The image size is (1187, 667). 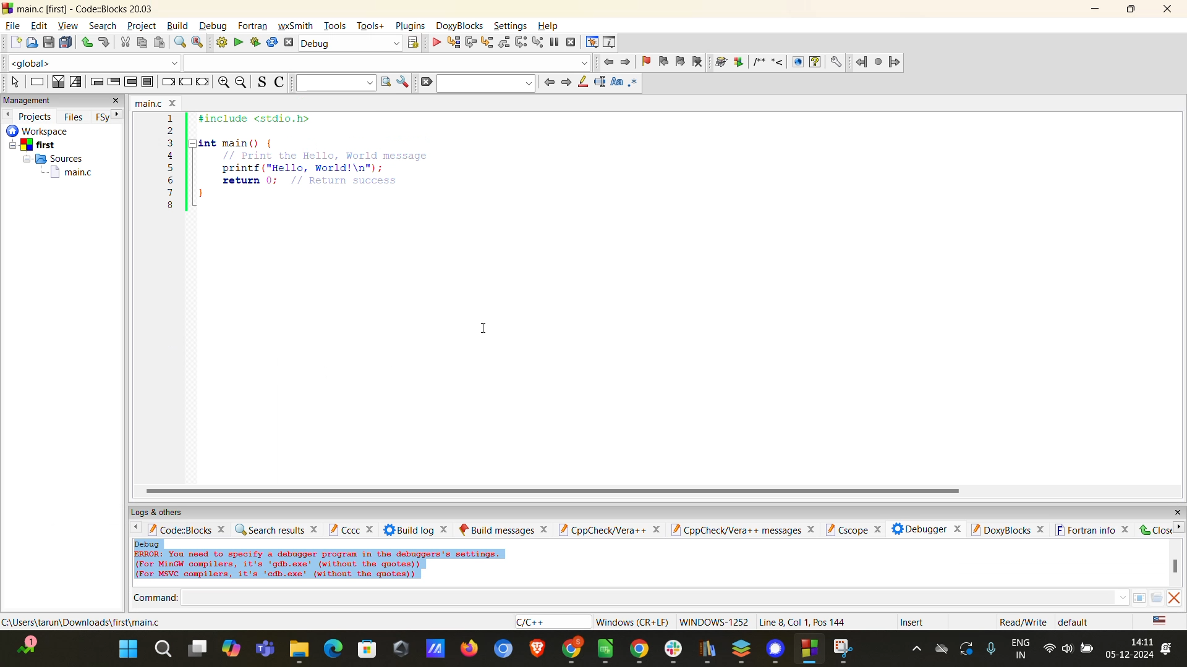 I want to click on various info, so click(x=611, y=43).